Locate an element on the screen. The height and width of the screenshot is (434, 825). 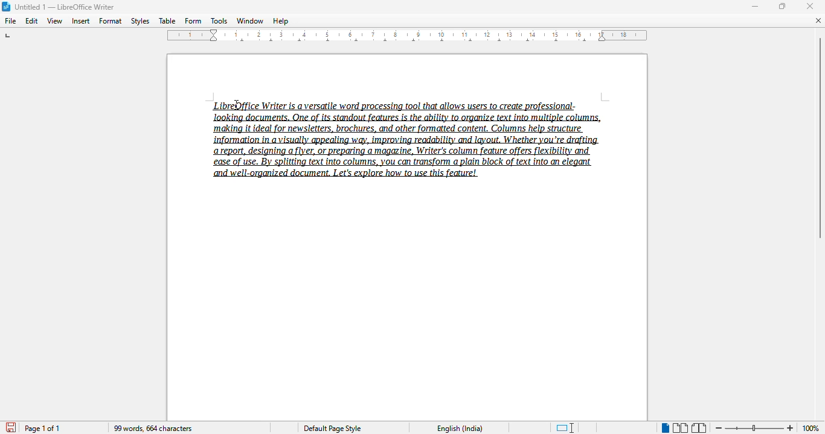
close document is located at coordinates (819, 20).